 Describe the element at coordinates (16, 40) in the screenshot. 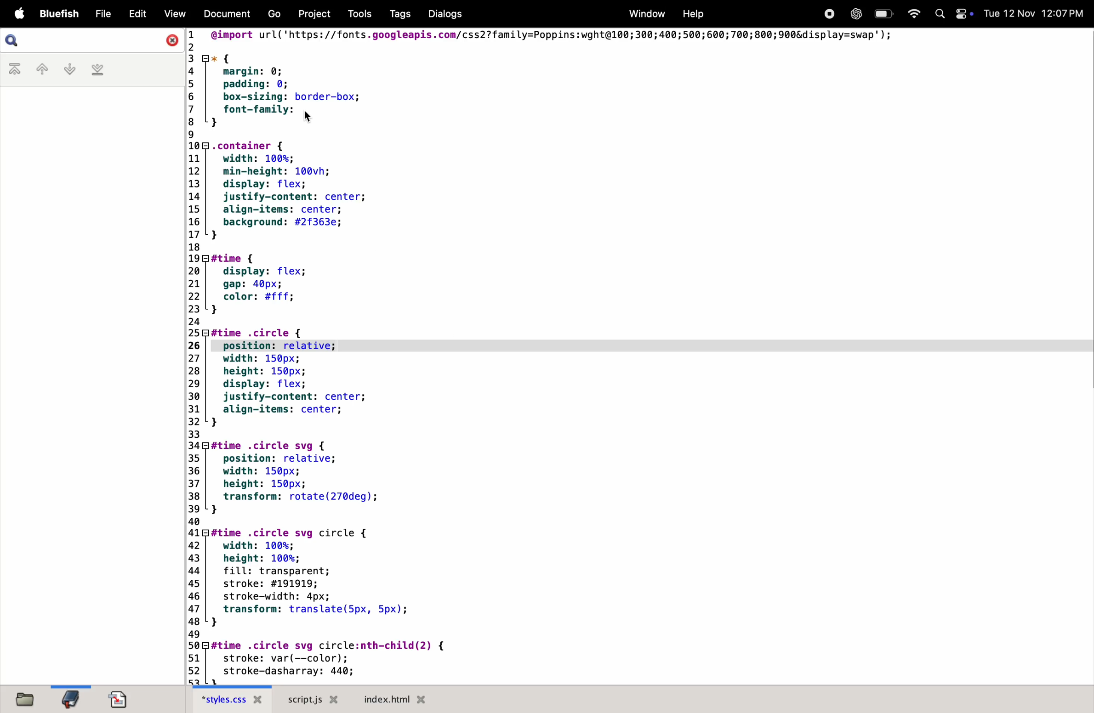

I see `search` at that location.